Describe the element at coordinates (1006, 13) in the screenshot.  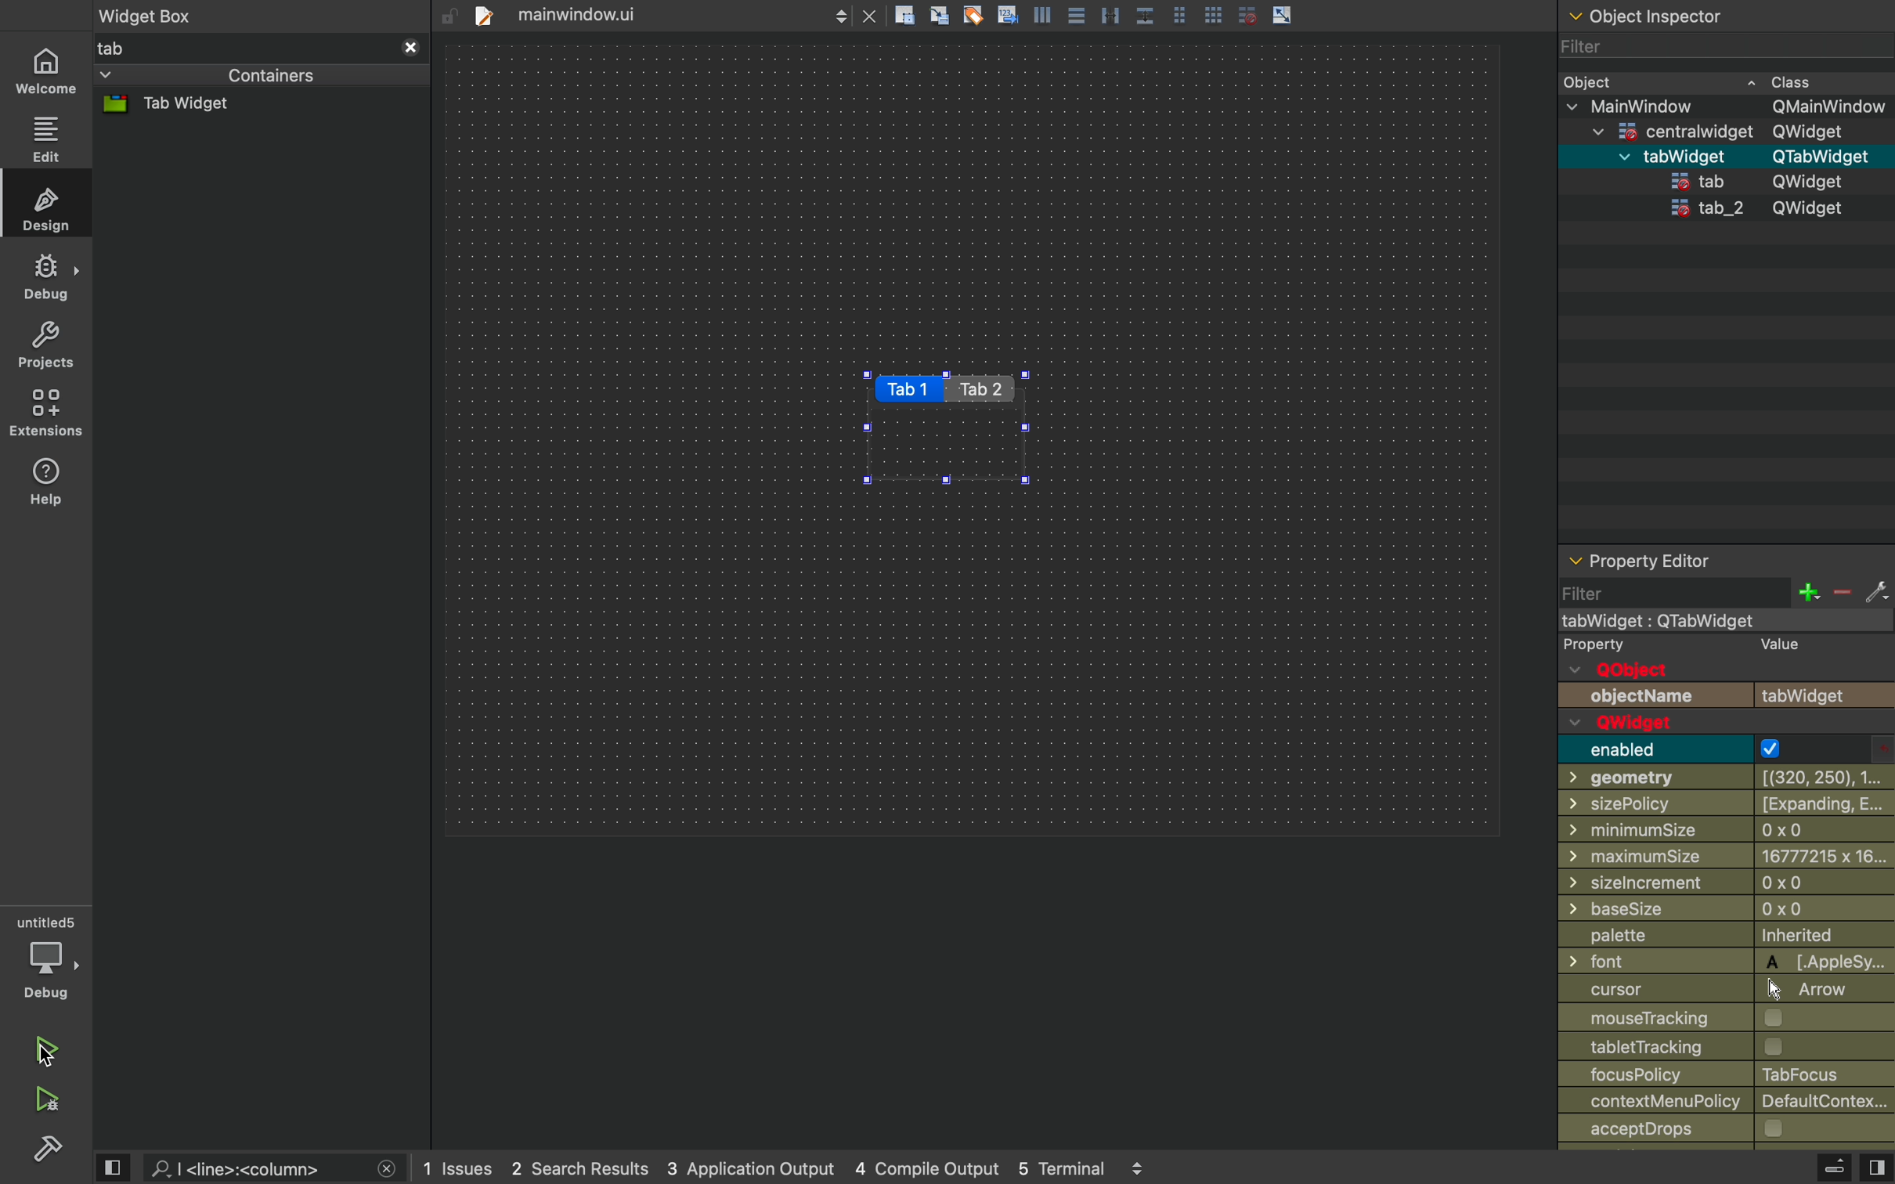
I see `insert text ` at that location.